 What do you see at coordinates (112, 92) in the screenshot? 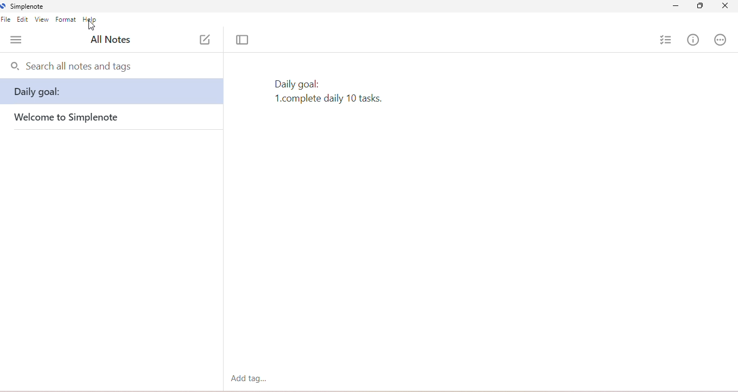
I see `daily goal:` at bounding box center [112, 92].